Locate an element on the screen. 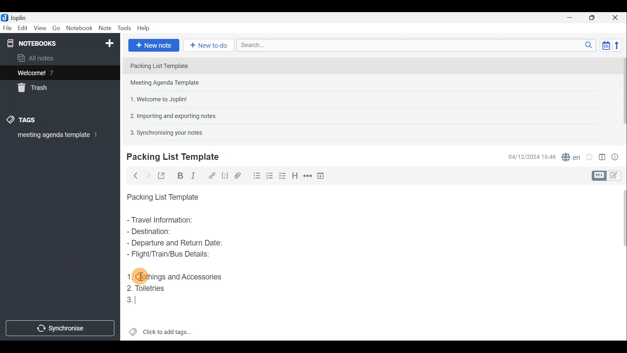 The image size is (627, 353). Note 4 is located at coordinates (169, 115).